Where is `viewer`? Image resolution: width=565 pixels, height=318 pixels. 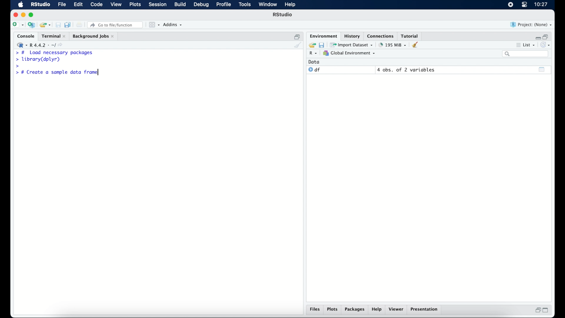 viewer is located at coordinates (397, 310).